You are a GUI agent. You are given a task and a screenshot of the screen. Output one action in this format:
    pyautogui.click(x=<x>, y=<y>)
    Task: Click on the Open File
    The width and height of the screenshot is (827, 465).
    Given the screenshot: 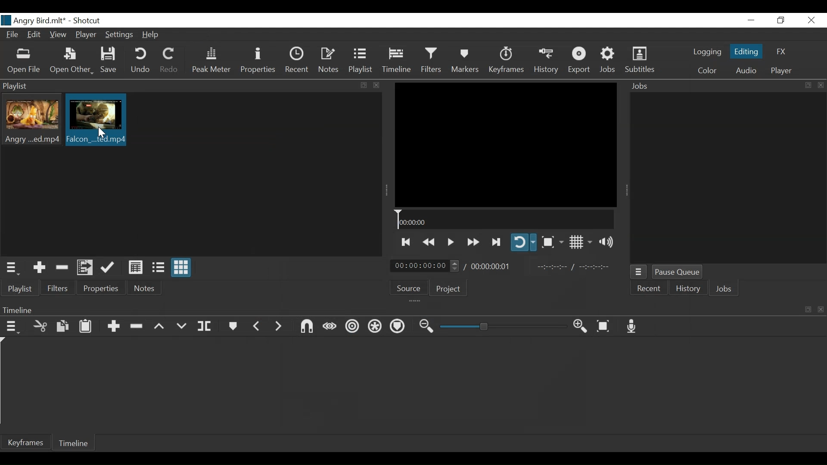 What is the action you would take?
    pyautogui.click(x=23, y=61)
    